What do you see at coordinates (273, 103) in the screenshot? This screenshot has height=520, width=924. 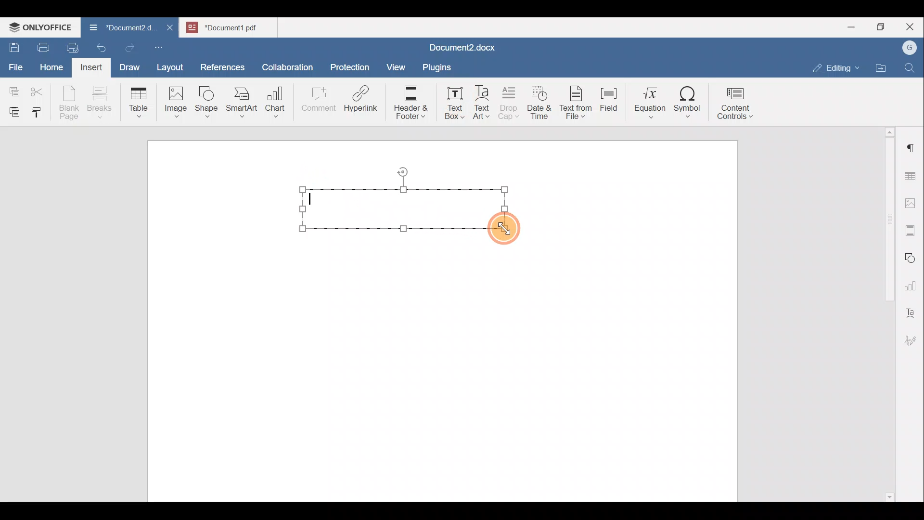 I see `Chart` at bounding box center [273, 103].